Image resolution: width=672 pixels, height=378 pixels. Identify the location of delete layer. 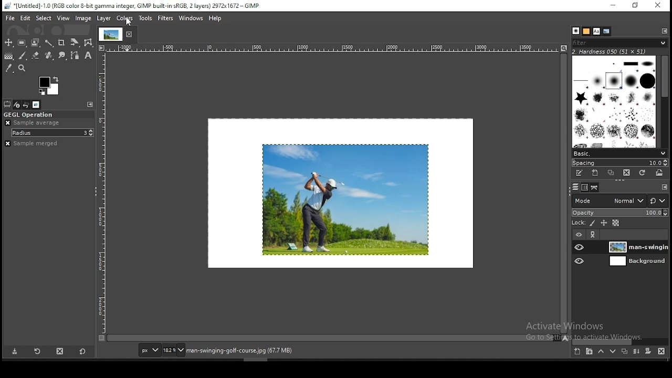
(661, 352).